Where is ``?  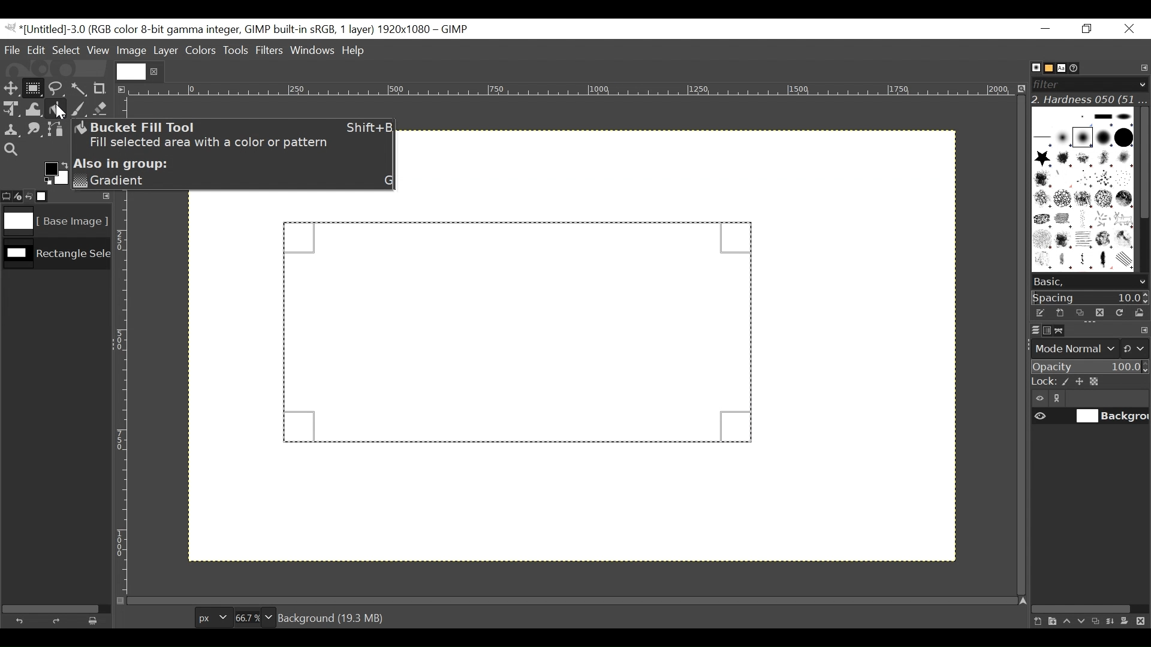  is located at coordinates (132, 69).